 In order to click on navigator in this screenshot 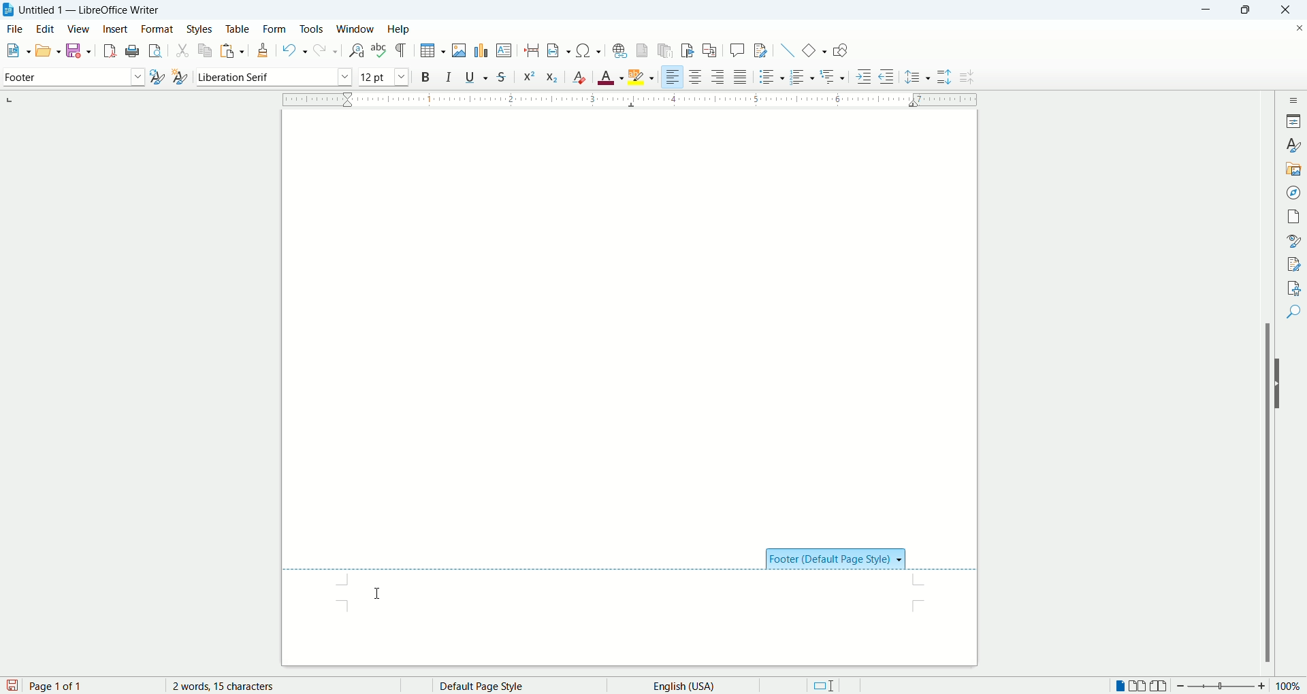, I will do `click(1295, 191)`.